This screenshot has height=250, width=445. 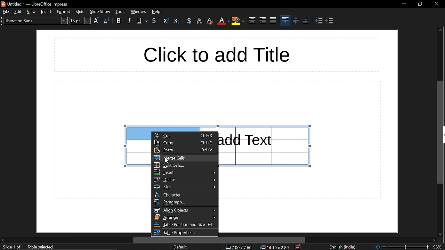 I want to click on expand sidebar, so click(x=444, y=135).